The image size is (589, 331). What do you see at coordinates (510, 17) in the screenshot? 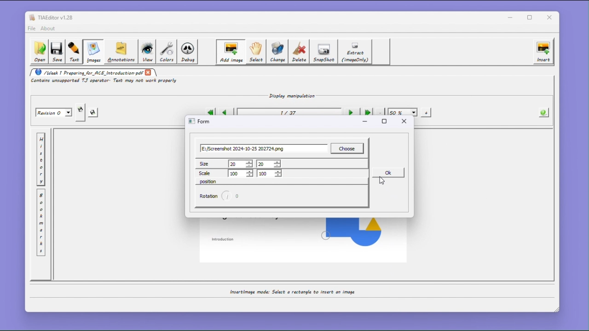
I see `minimize ` at bounding box center [510, 17].